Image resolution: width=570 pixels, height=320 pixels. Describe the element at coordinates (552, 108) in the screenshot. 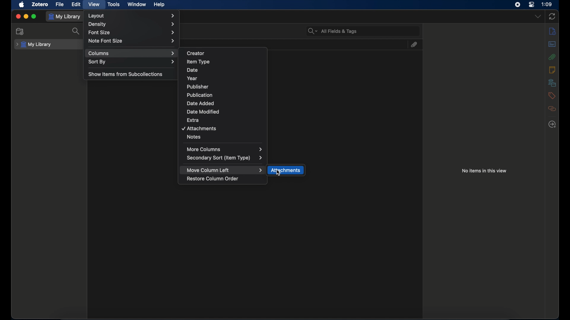

I see `related` at that location.